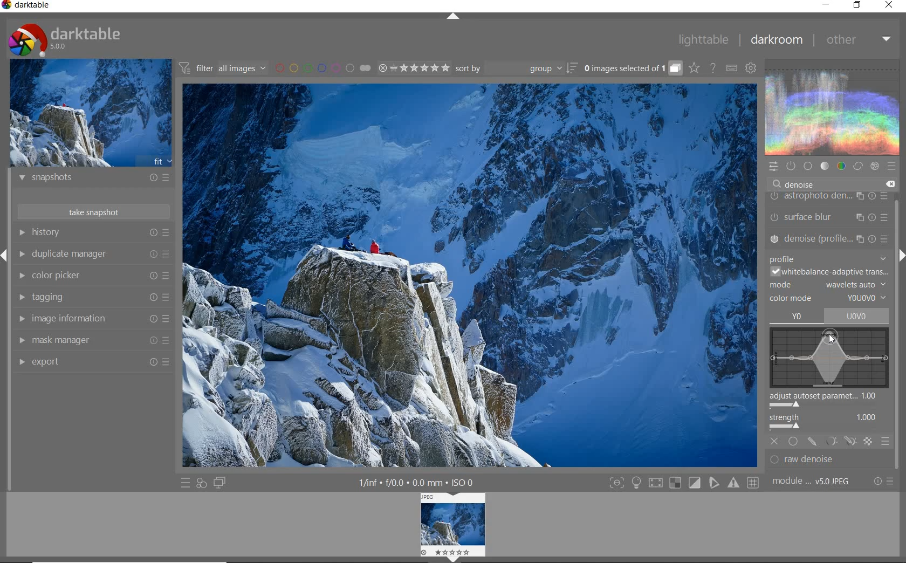  What do you see at coordinates (886, 442) in the screenshot?
I see `BLENDING OPTIONS` at bounding box center [886, 442].